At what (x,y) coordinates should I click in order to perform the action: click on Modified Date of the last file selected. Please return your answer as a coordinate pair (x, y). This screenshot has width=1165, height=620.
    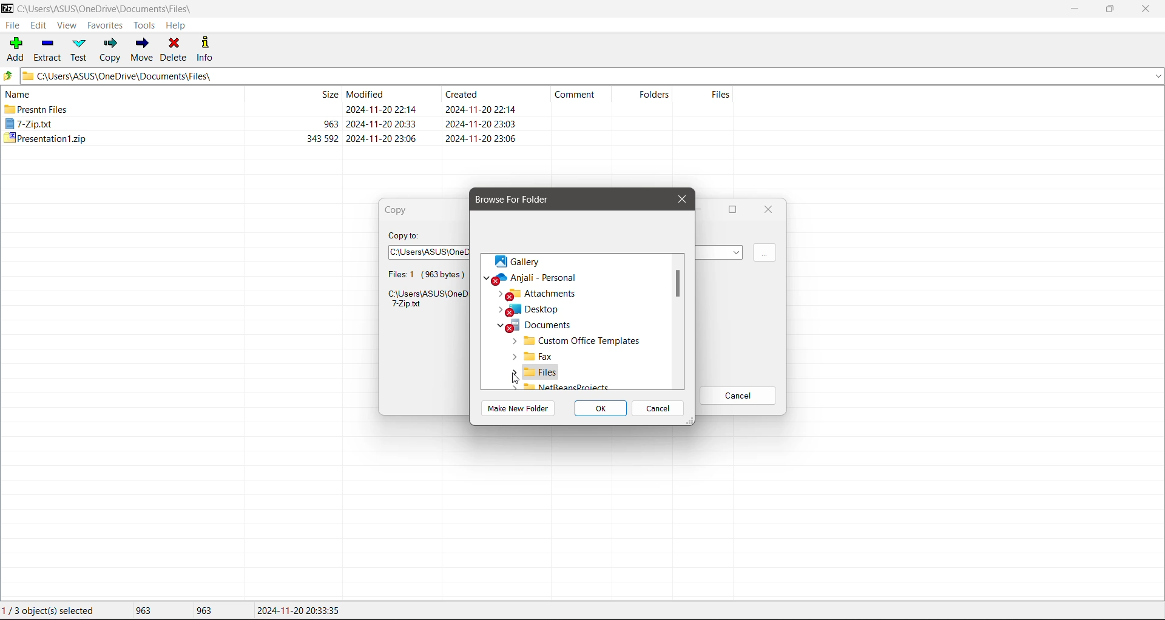
    Looking at the image, I should click on (299, 611).